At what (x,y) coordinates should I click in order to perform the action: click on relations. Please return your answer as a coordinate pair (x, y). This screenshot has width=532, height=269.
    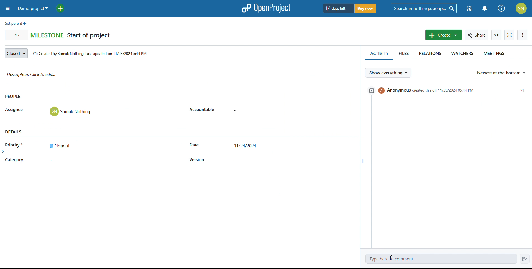
    Looking at the image, I should click on (428, 55).